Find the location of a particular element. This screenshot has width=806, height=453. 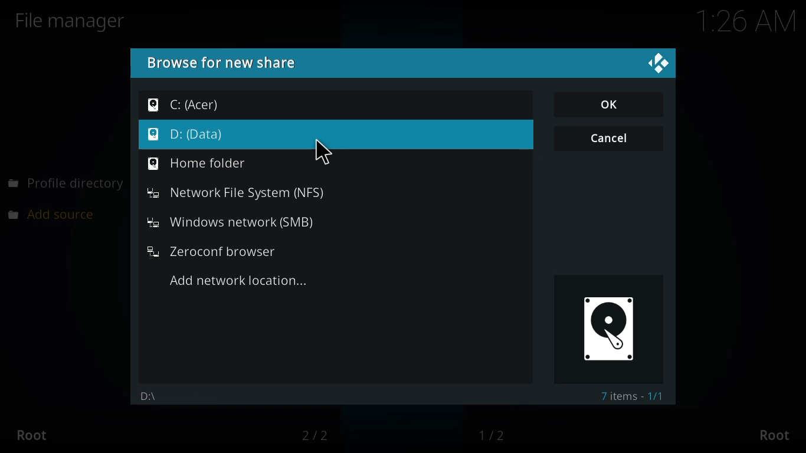

cancel is located at coordinates (610, 140).